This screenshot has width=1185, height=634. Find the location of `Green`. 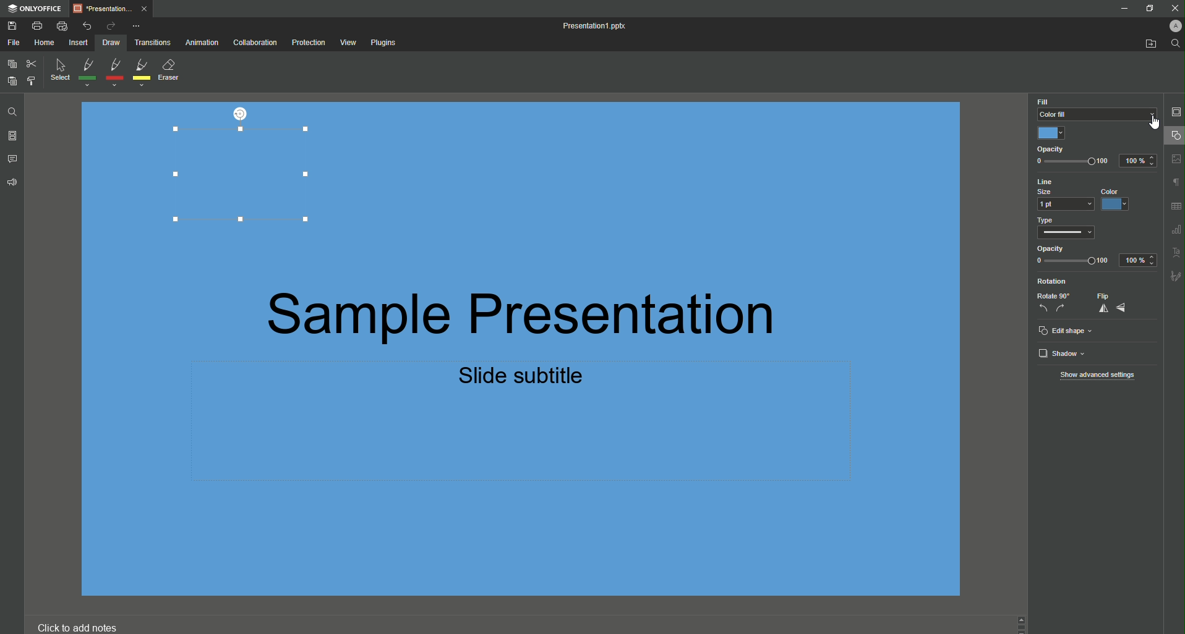

Green is located at coordinates (87, 74).